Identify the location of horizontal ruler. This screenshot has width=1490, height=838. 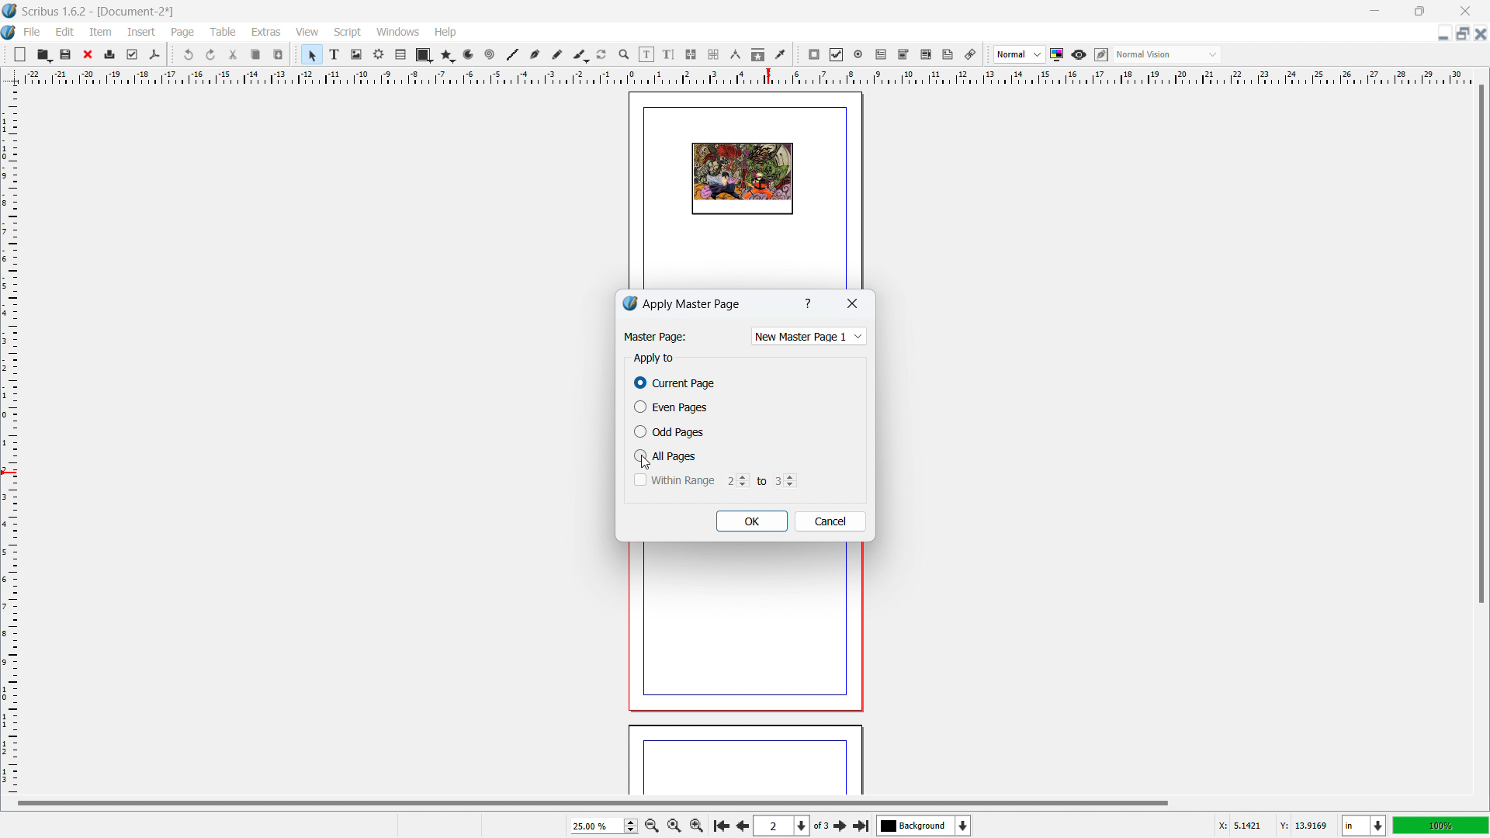
(747, 76).